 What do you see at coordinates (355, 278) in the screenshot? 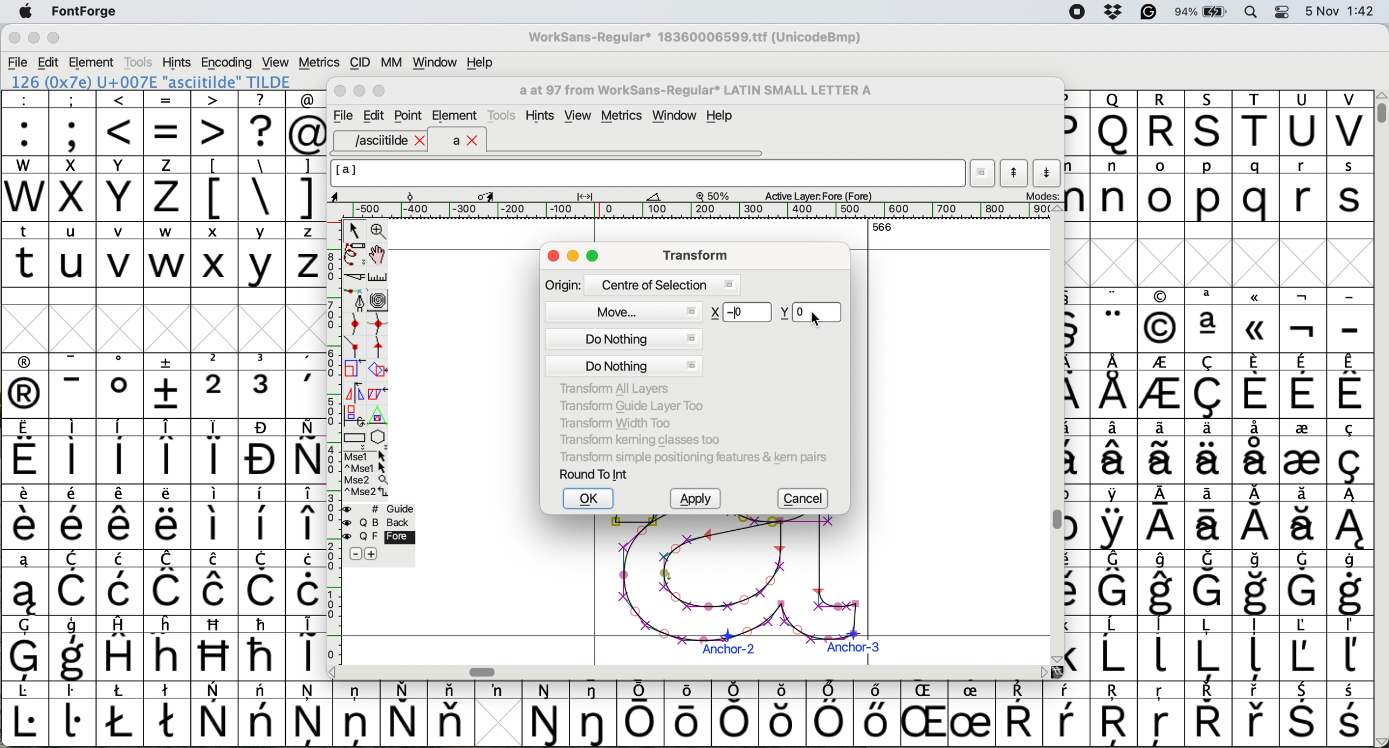
I see `cut splines in two` at bounding box center [355, 278].